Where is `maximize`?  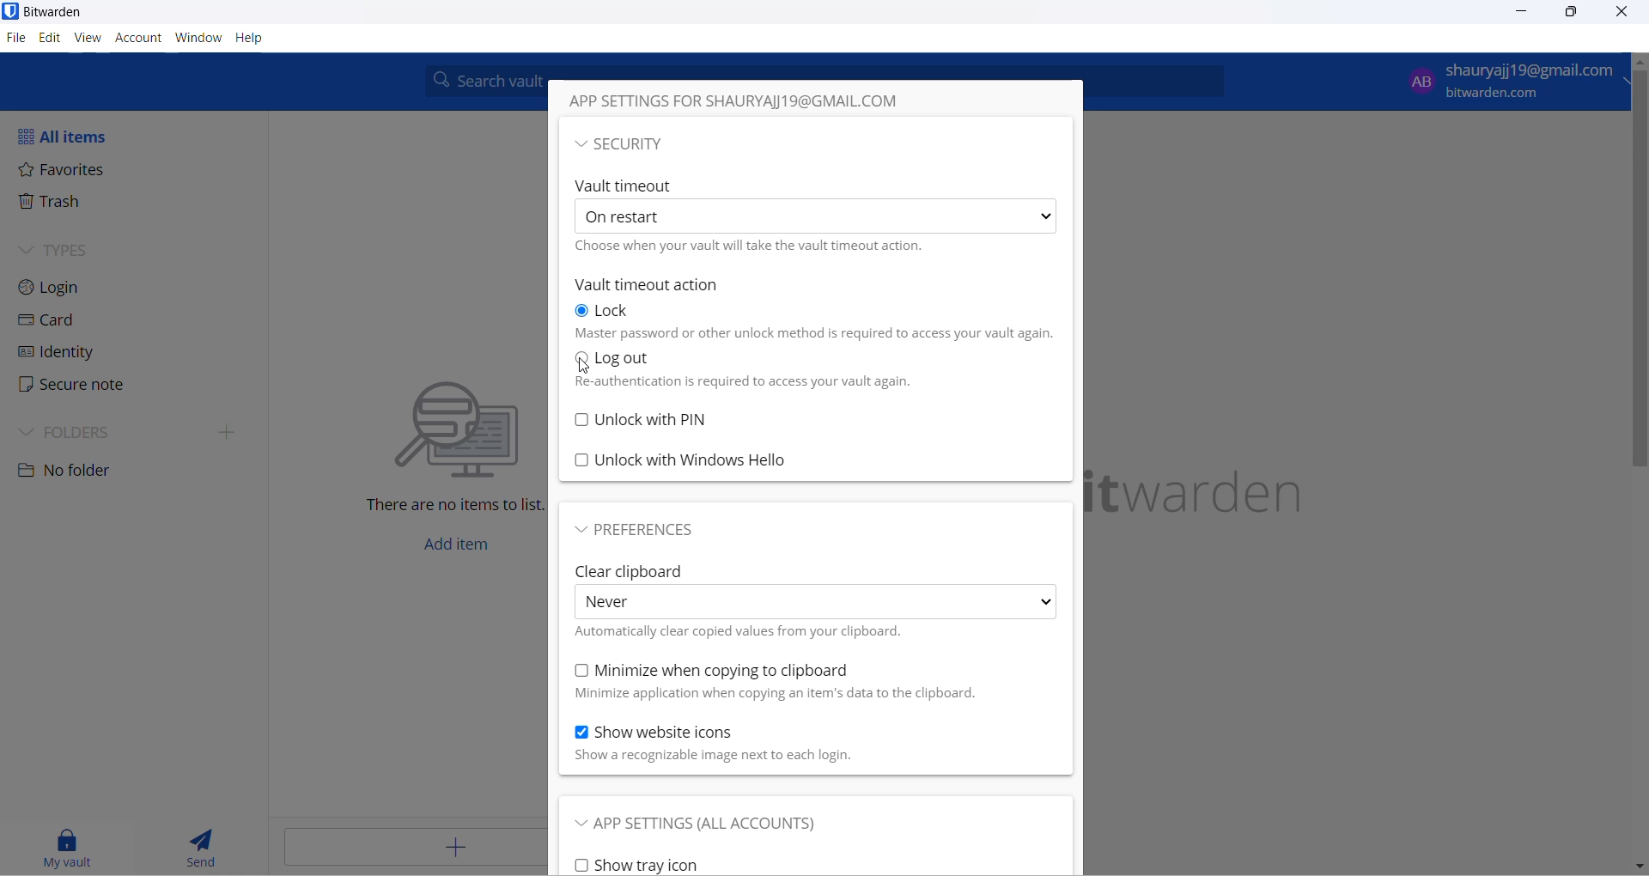 maximize is located at coordinates (1570, 15).